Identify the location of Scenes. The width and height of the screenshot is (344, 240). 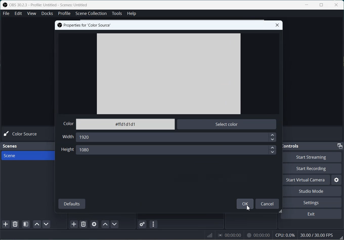
(12, 146).